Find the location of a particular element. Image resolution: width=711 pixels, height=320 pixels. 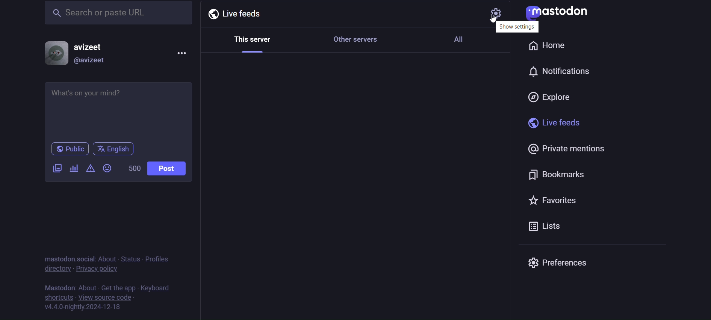

setting is located at coordinates (495, 14).